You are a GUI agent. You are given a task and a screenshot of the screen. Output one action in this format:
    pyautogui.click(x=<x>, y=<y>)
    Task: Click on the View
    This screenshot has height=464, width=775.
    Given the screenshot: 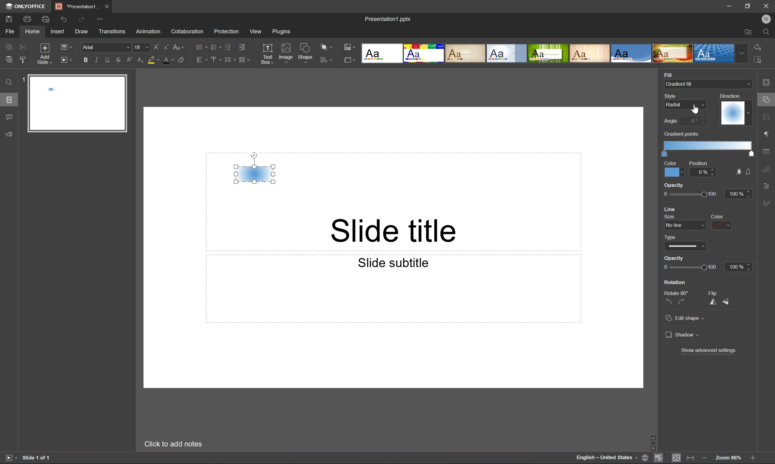 What is the action you would take?
    pyautogui.click(x=256, y=32)
    